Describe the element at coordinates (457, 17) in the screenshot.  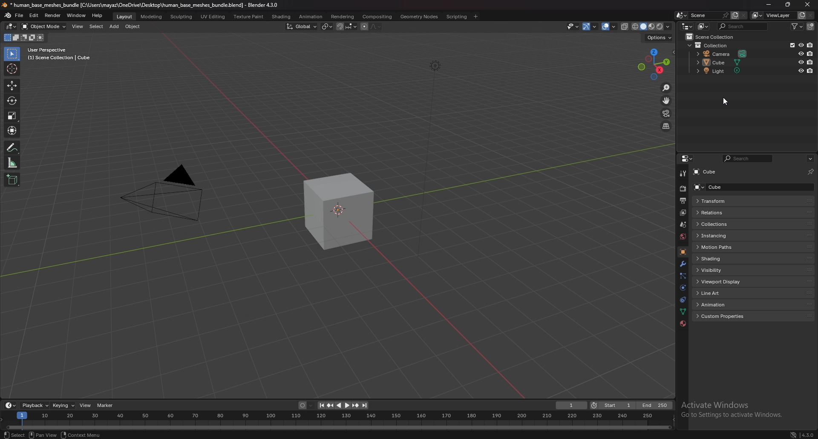
I see `scripting` at that location.